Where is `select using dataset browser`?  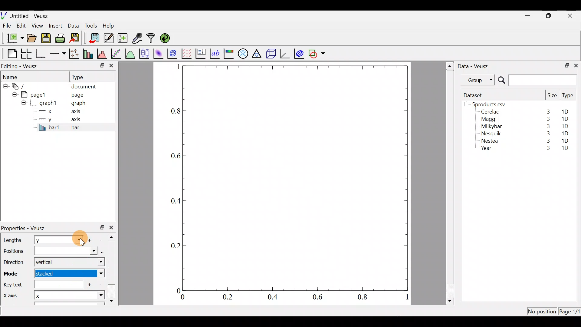 select using dataset browser is located at coordinates (103, 251).